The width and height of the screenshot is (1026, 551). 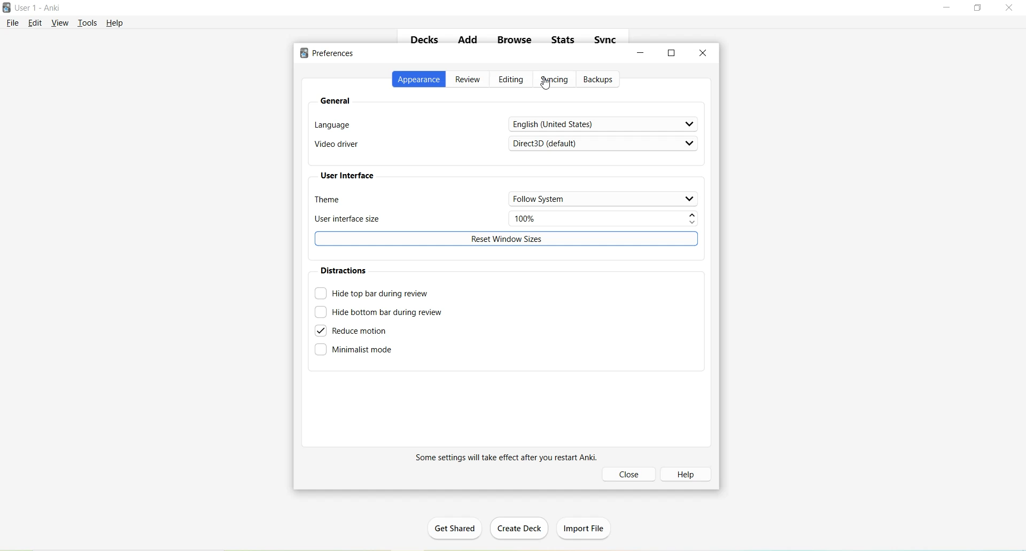 I want to click on Minimize, so click(x=642, y=53).